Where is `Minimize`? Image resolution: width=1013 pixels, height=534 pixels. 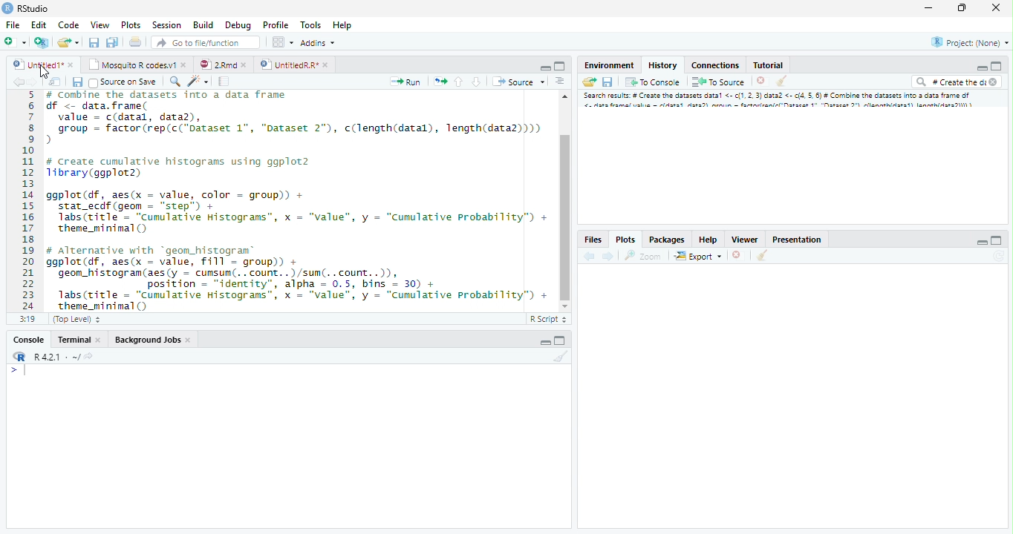
Minimize is located at coordinates (544, 67).